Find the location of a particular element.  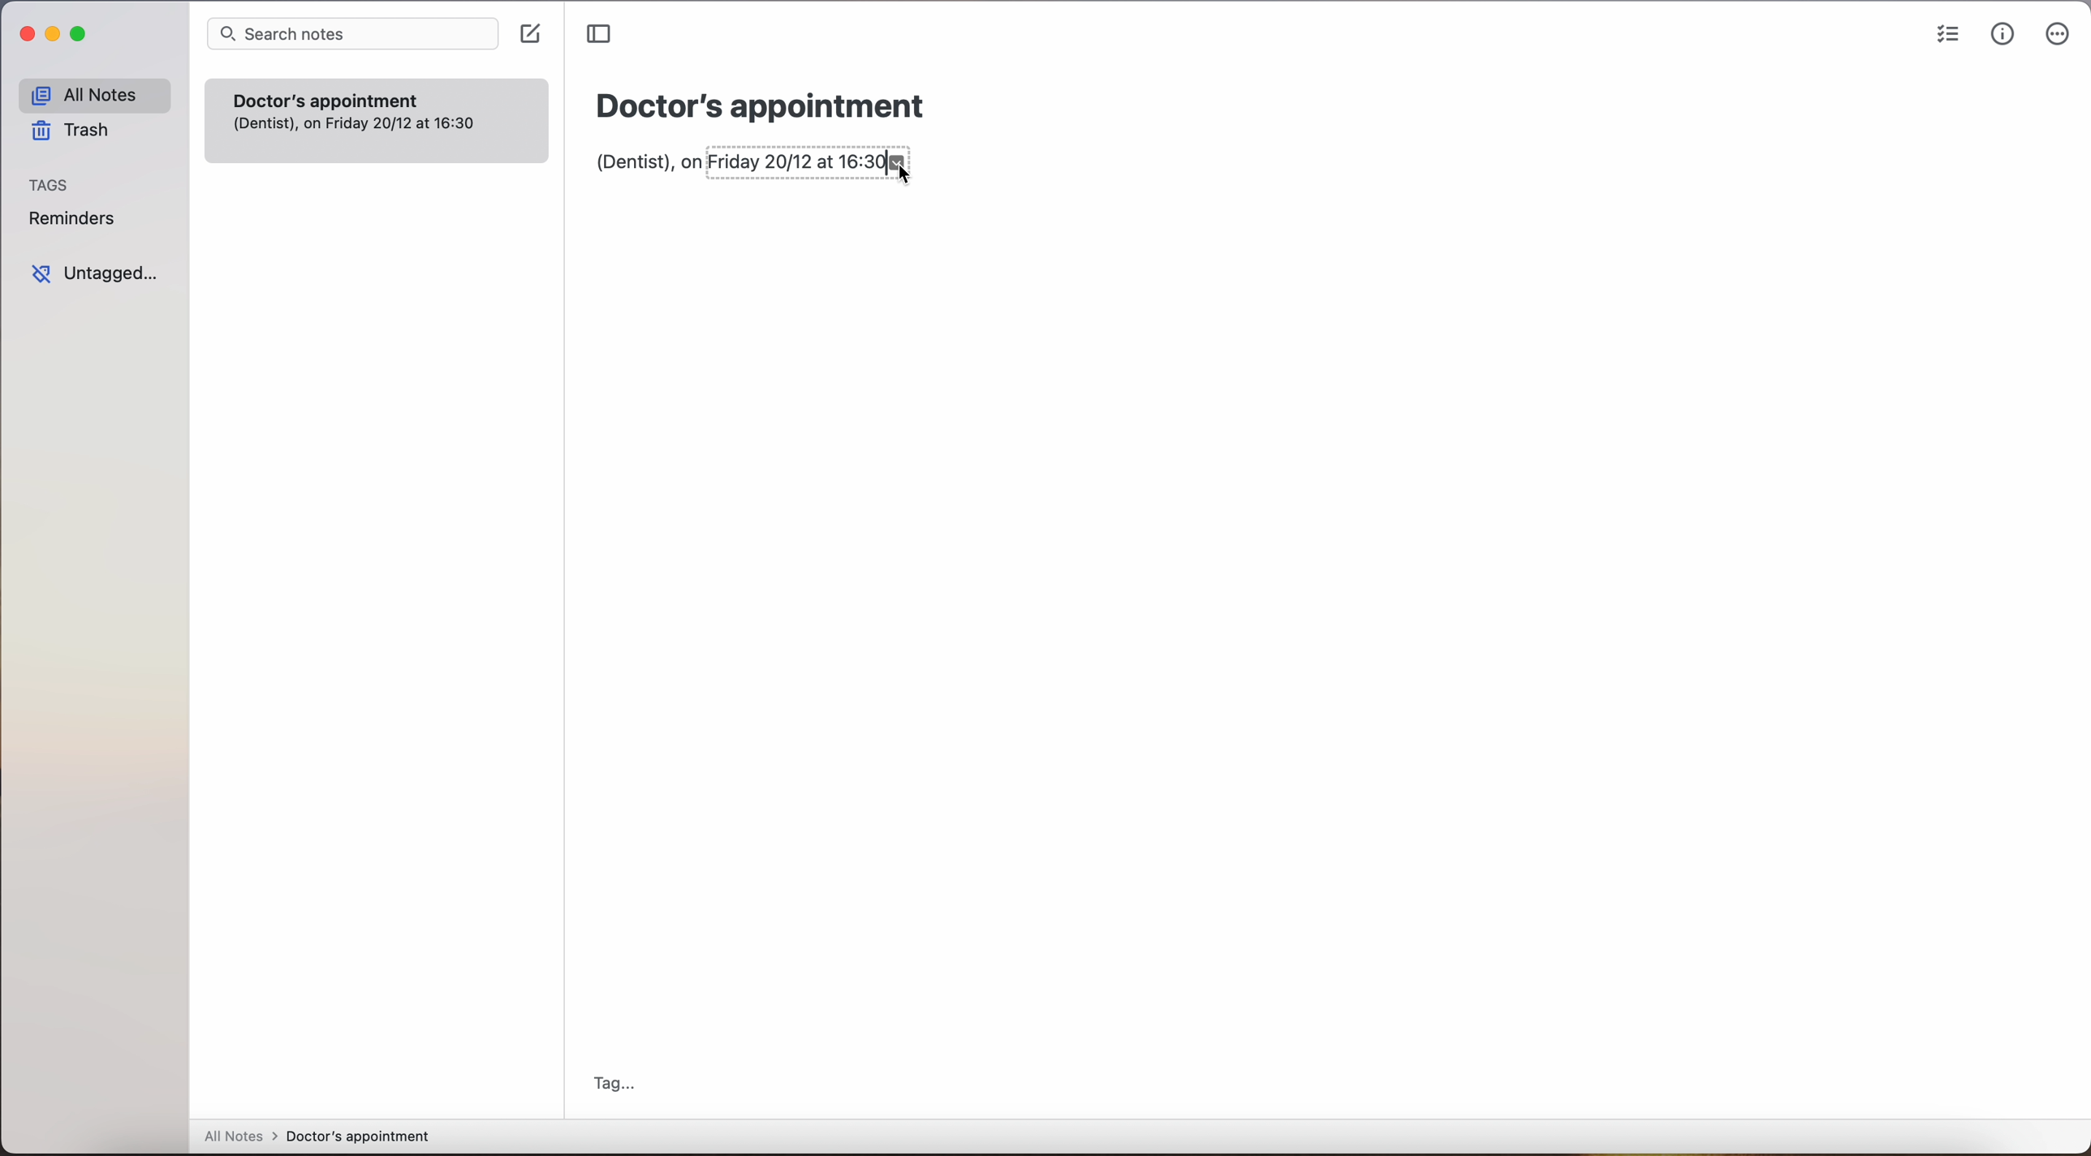

check list is located at coordinates (1943, 37).